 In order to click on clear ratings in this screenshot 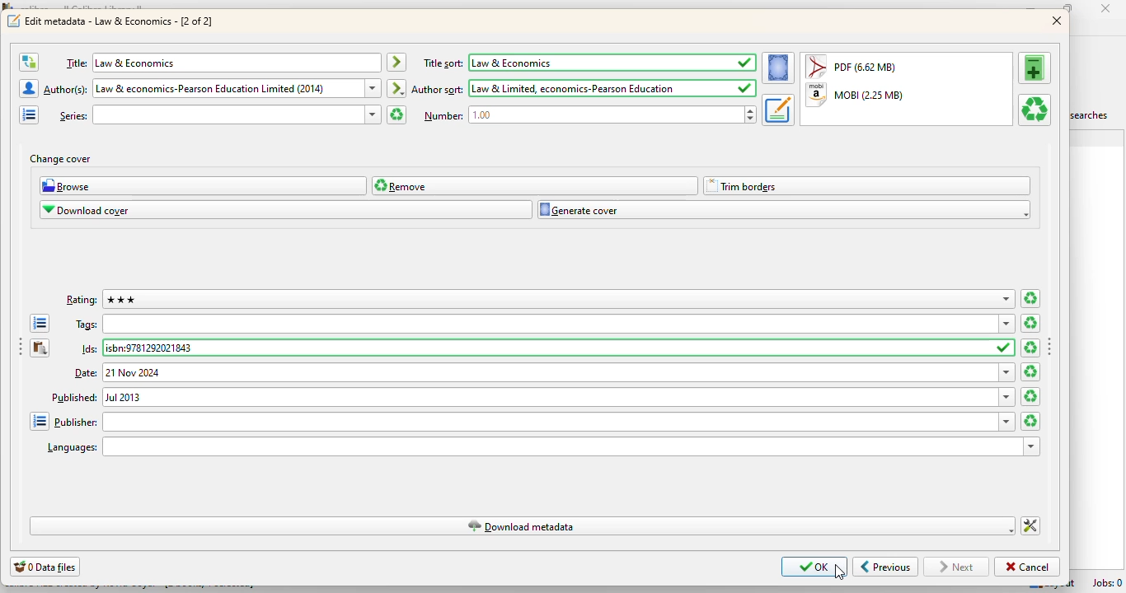, I will do `click(1030, 299)`.